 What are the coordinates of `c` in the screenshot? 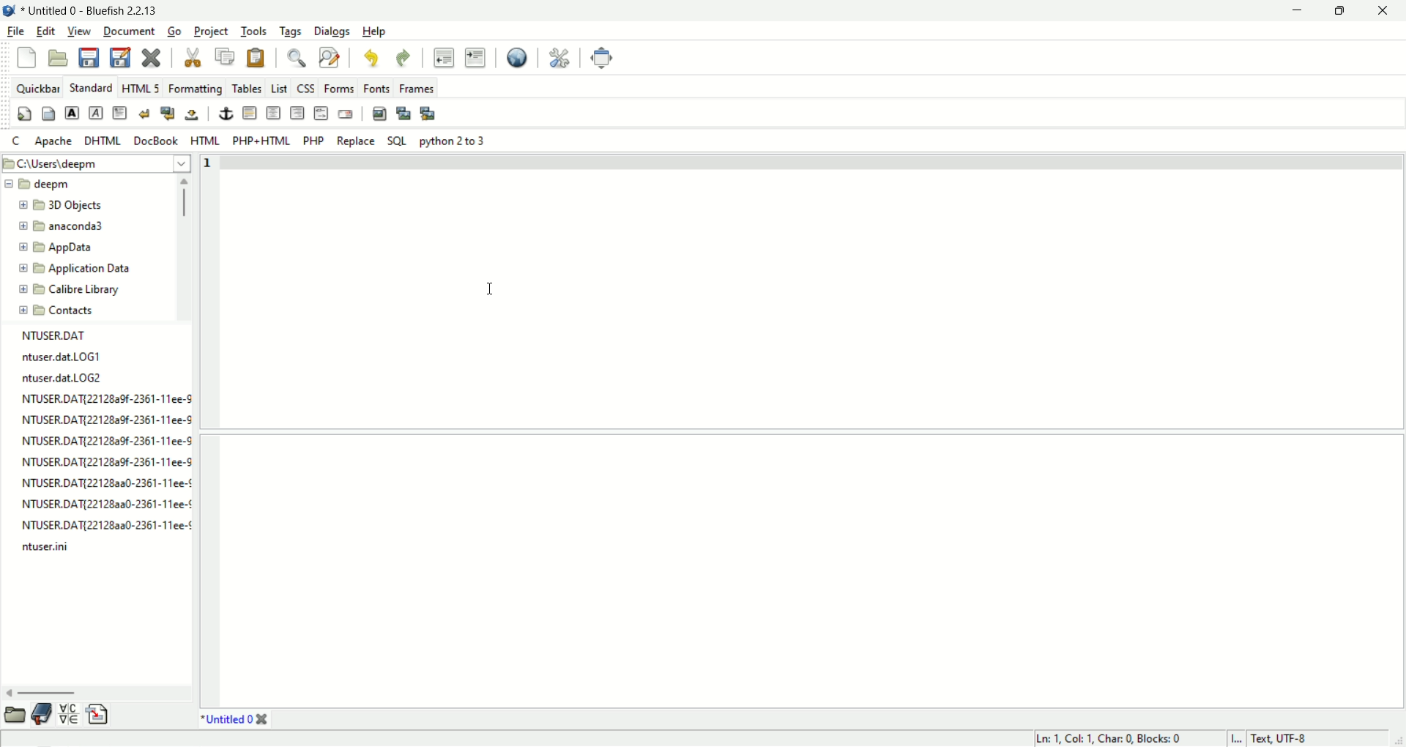 It's located at (18, 141).